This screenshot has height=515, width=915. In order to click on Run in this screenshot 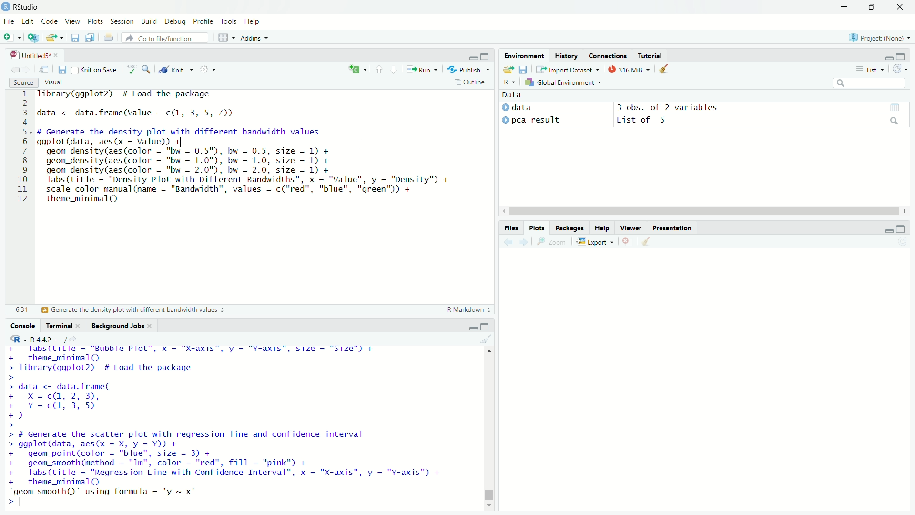, I will do `click(422, 69)`.